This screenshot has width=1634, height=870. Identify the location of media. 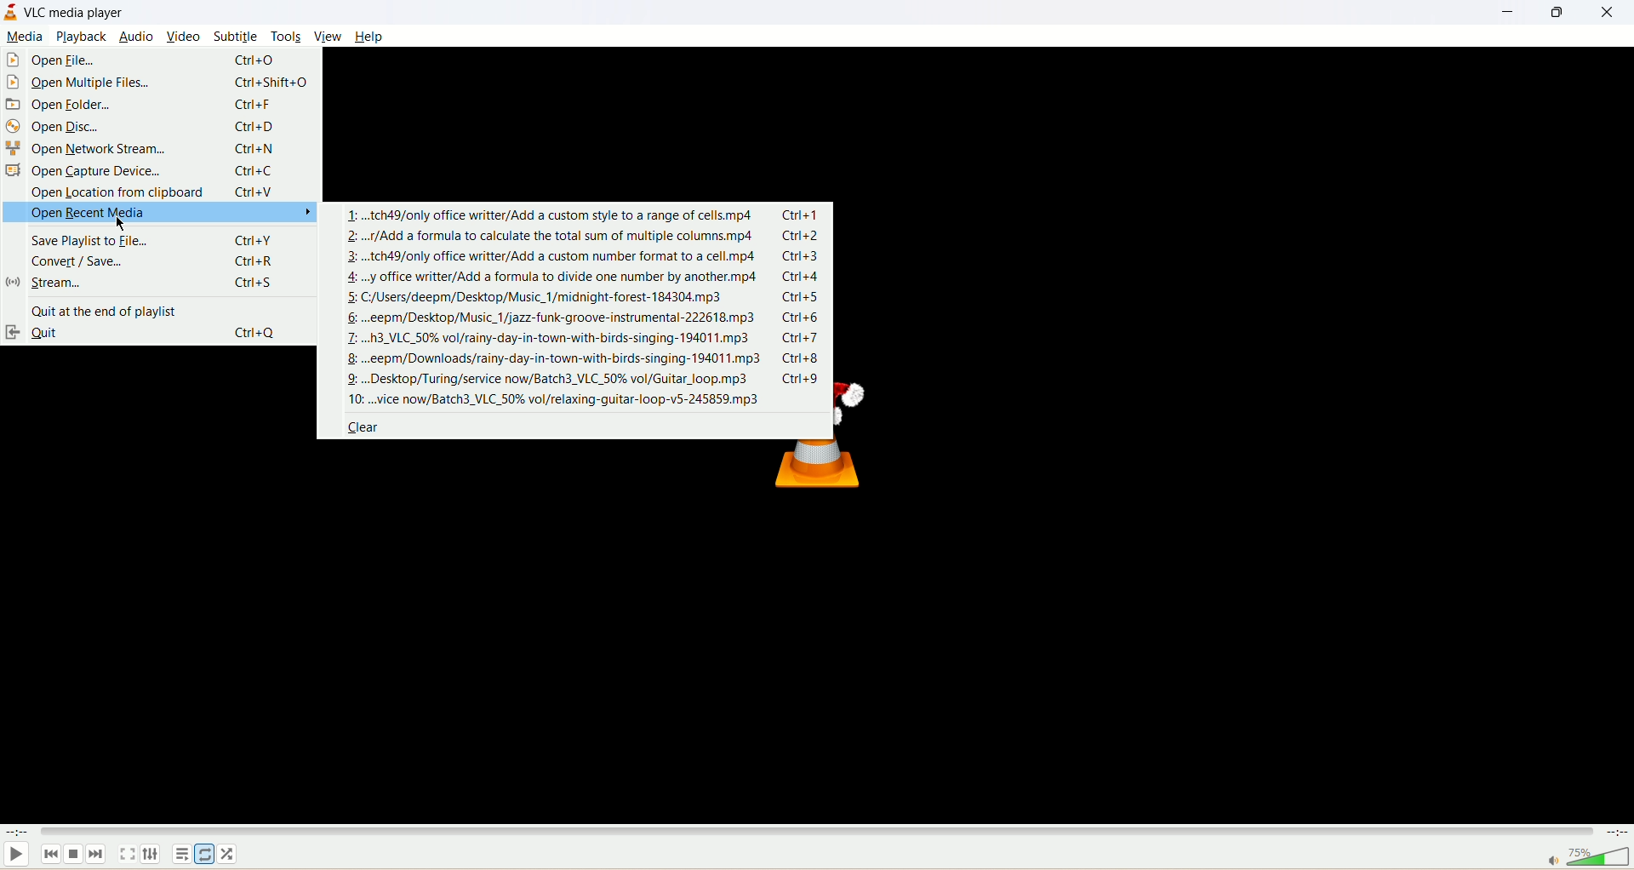
(26, 36).